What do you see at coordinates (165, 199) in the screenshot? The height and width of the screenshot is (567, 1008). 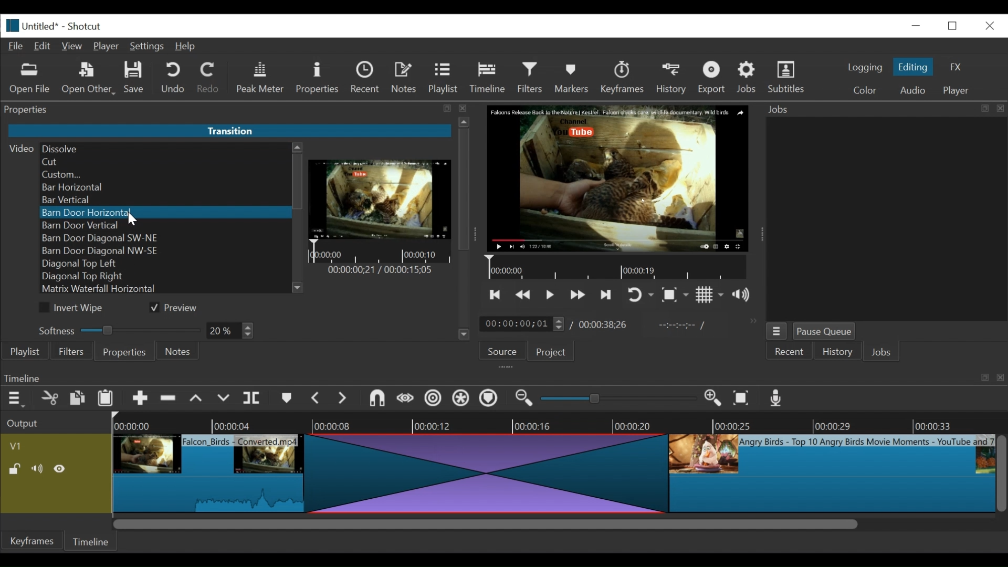 I see `Bar Vertical` at bounding box center [165, 199].